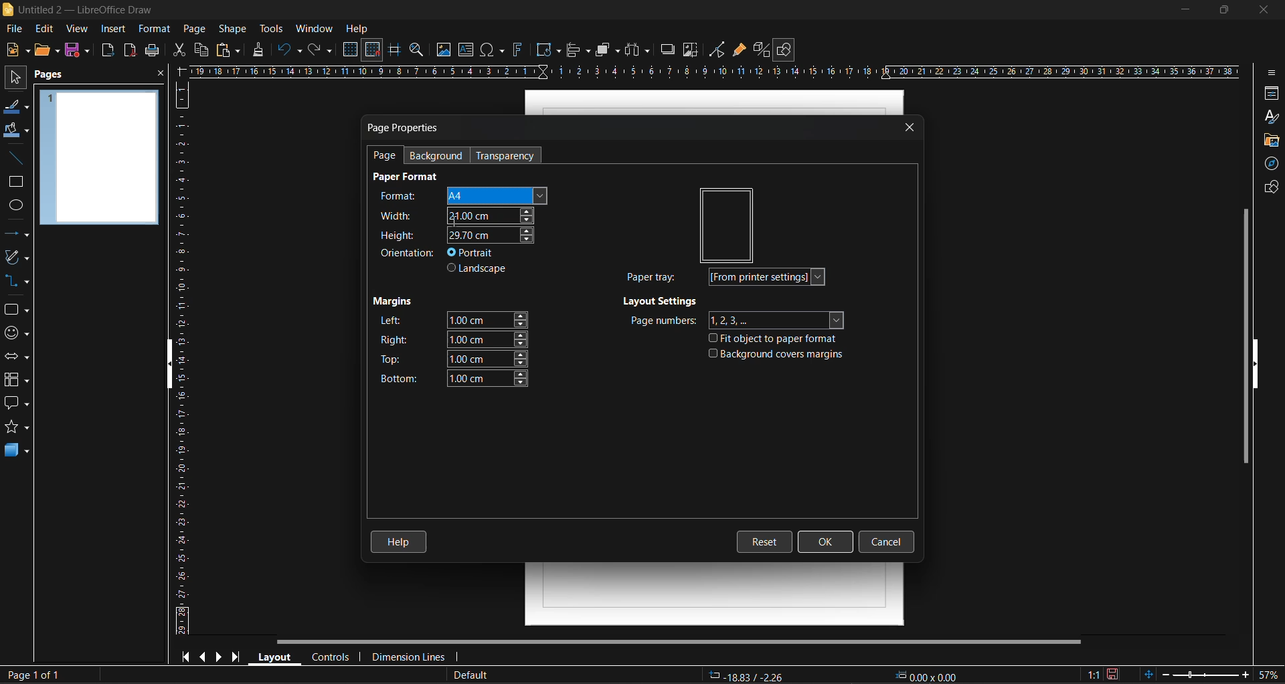 The height and width of the screenshot is (684, 1285). Describe the element at coordinates (332, 657) in the screenshot. I see `controls` at that location.